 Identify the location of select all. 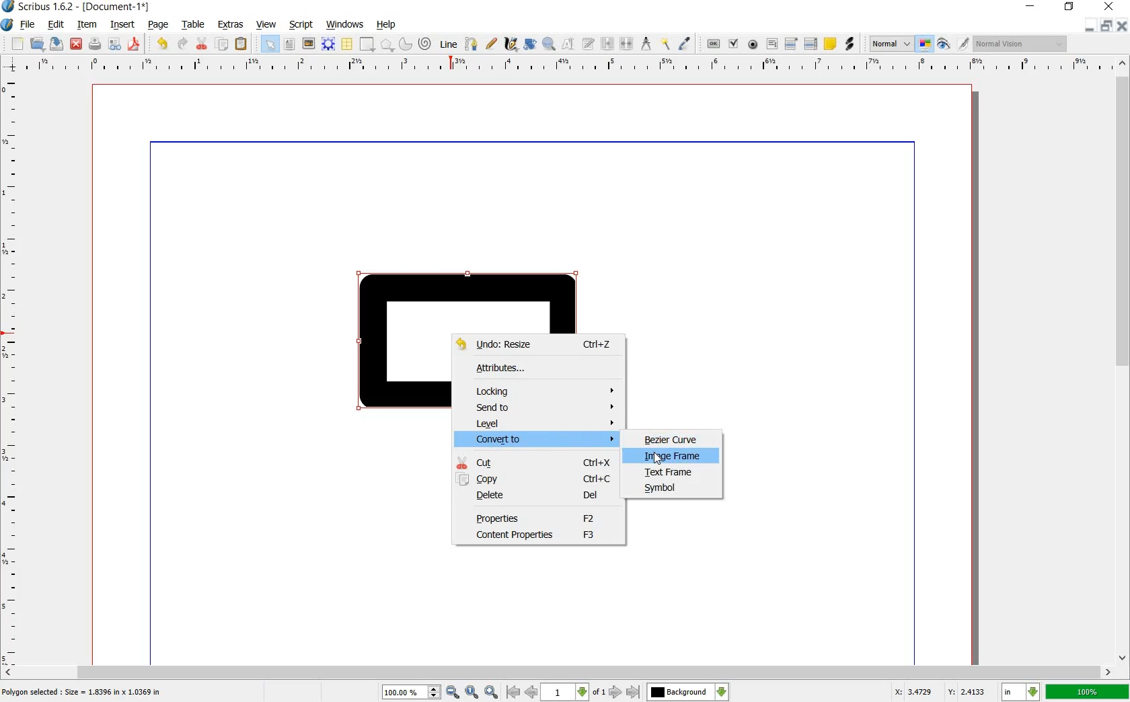
(269, 44).